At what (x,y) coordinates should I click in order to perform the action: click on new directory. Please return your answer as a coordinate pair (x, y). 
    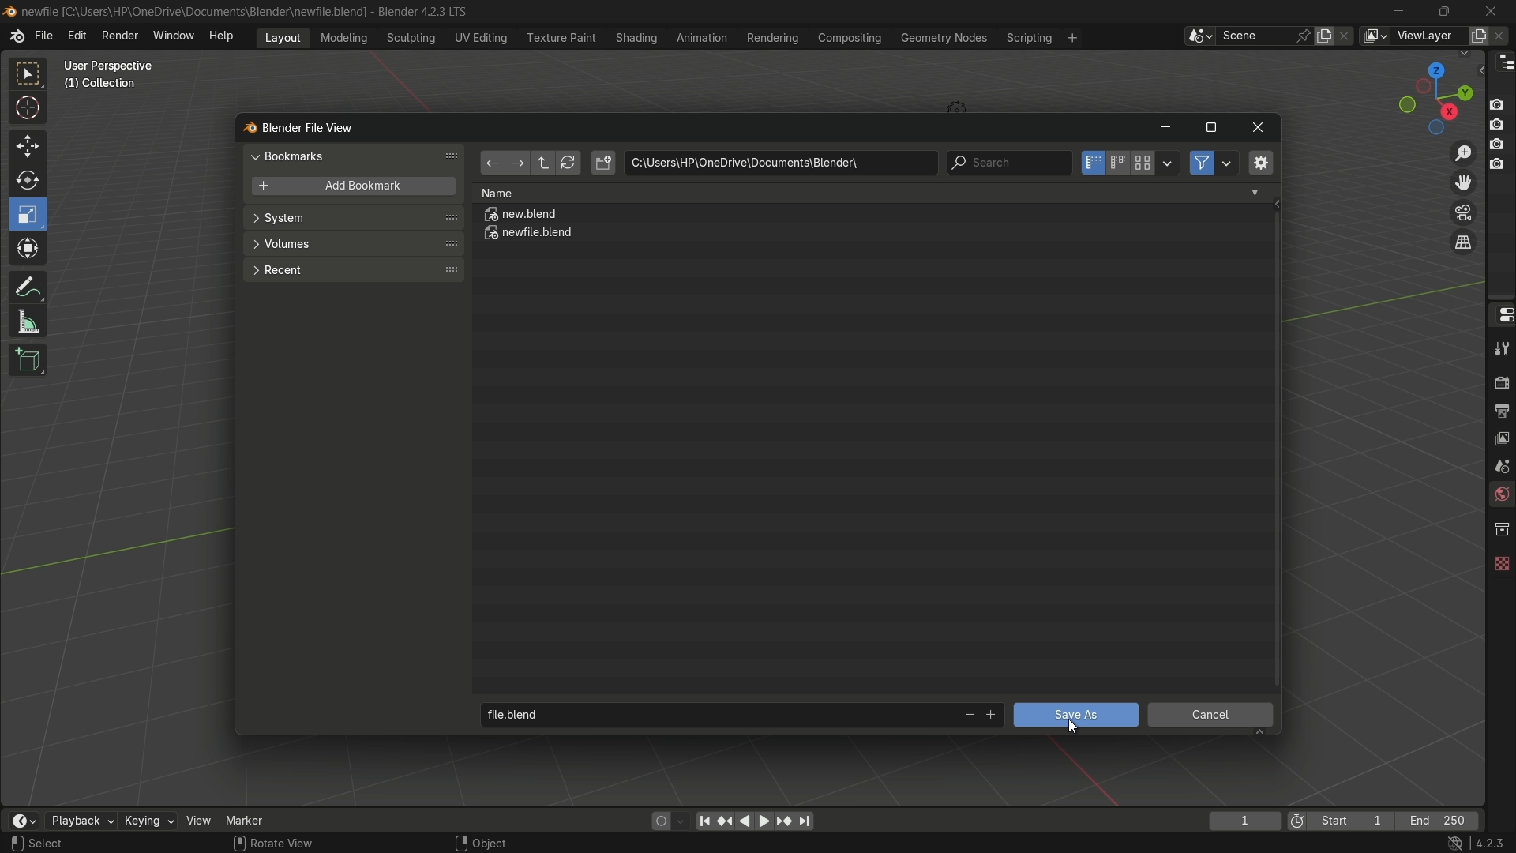
    Looking at the image, I should click on (603, 163).